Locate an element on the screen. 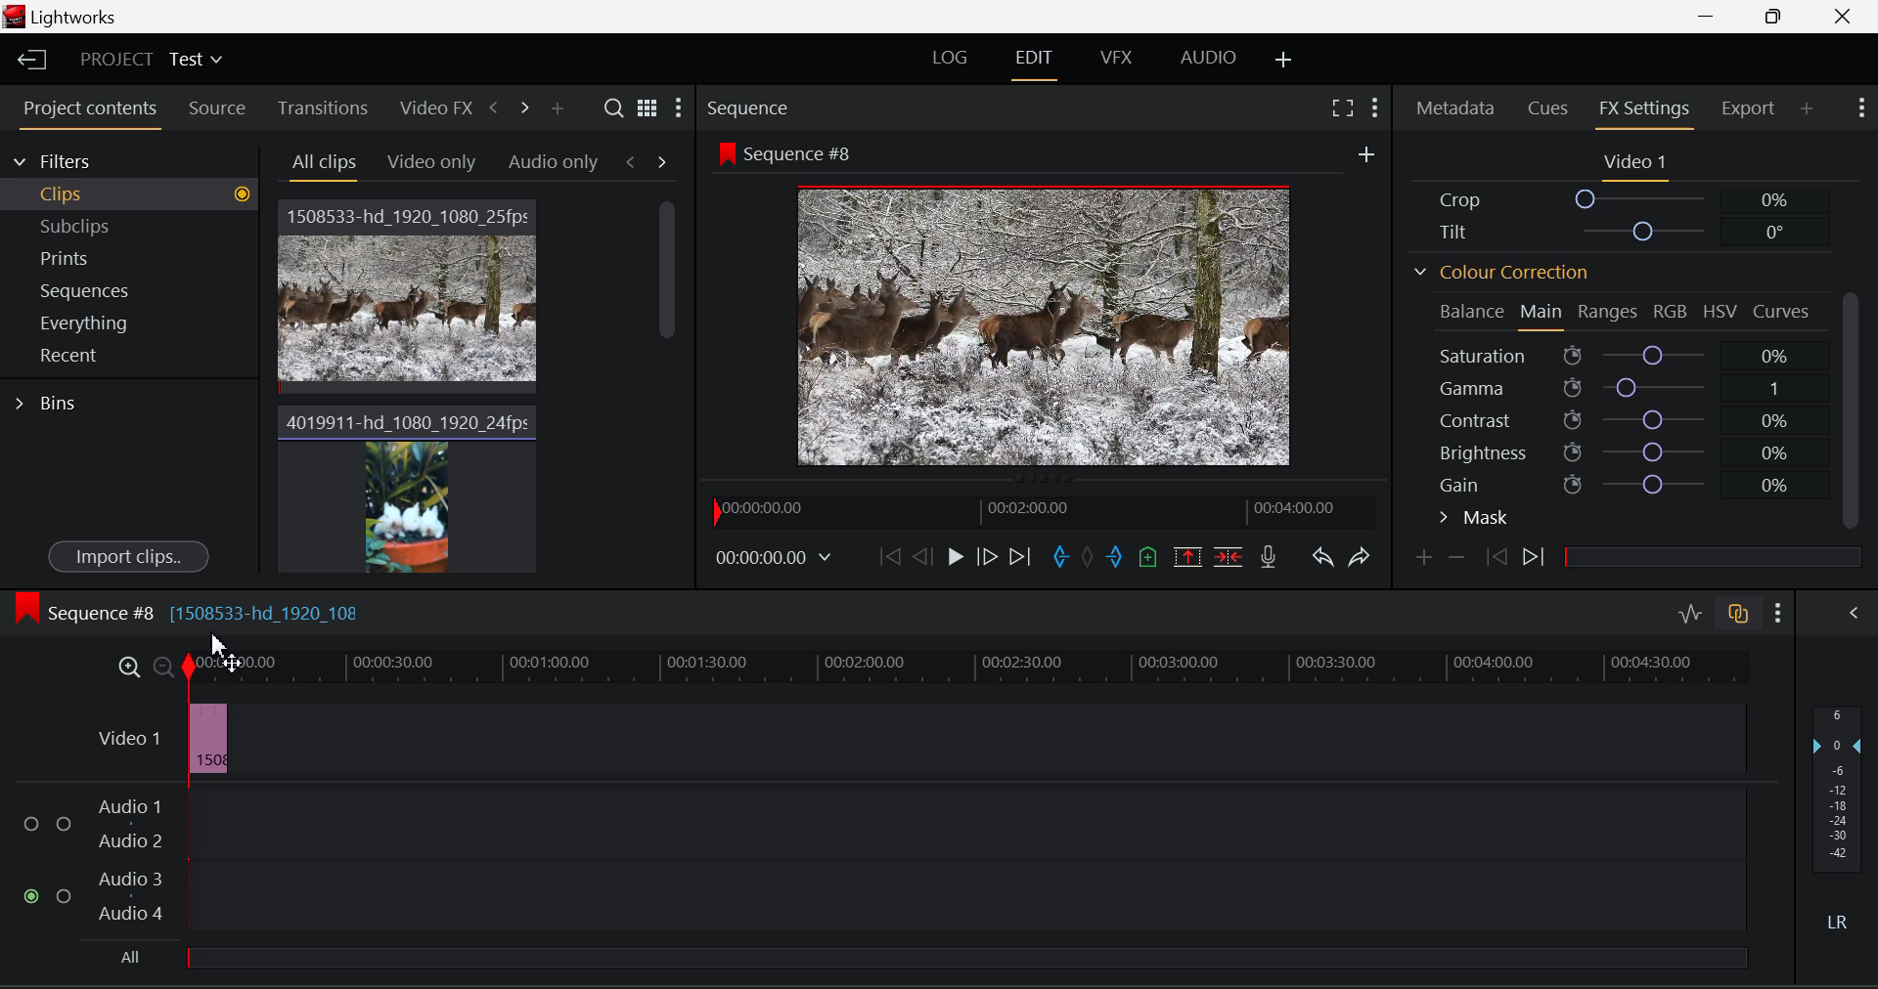 This screenshot has width=1878, height=989. Full Screen is located at coordinates (1342, 110).